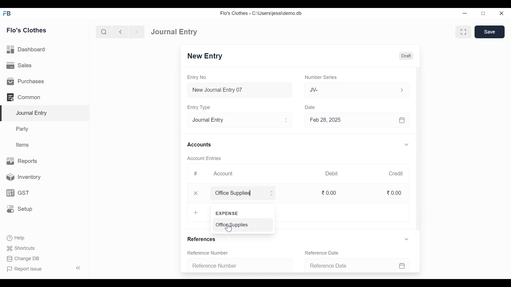  What do you see at coordinates (463, 32) in the screenshot?
I see `Toggle form and full width` at bounding box center [463, 32].